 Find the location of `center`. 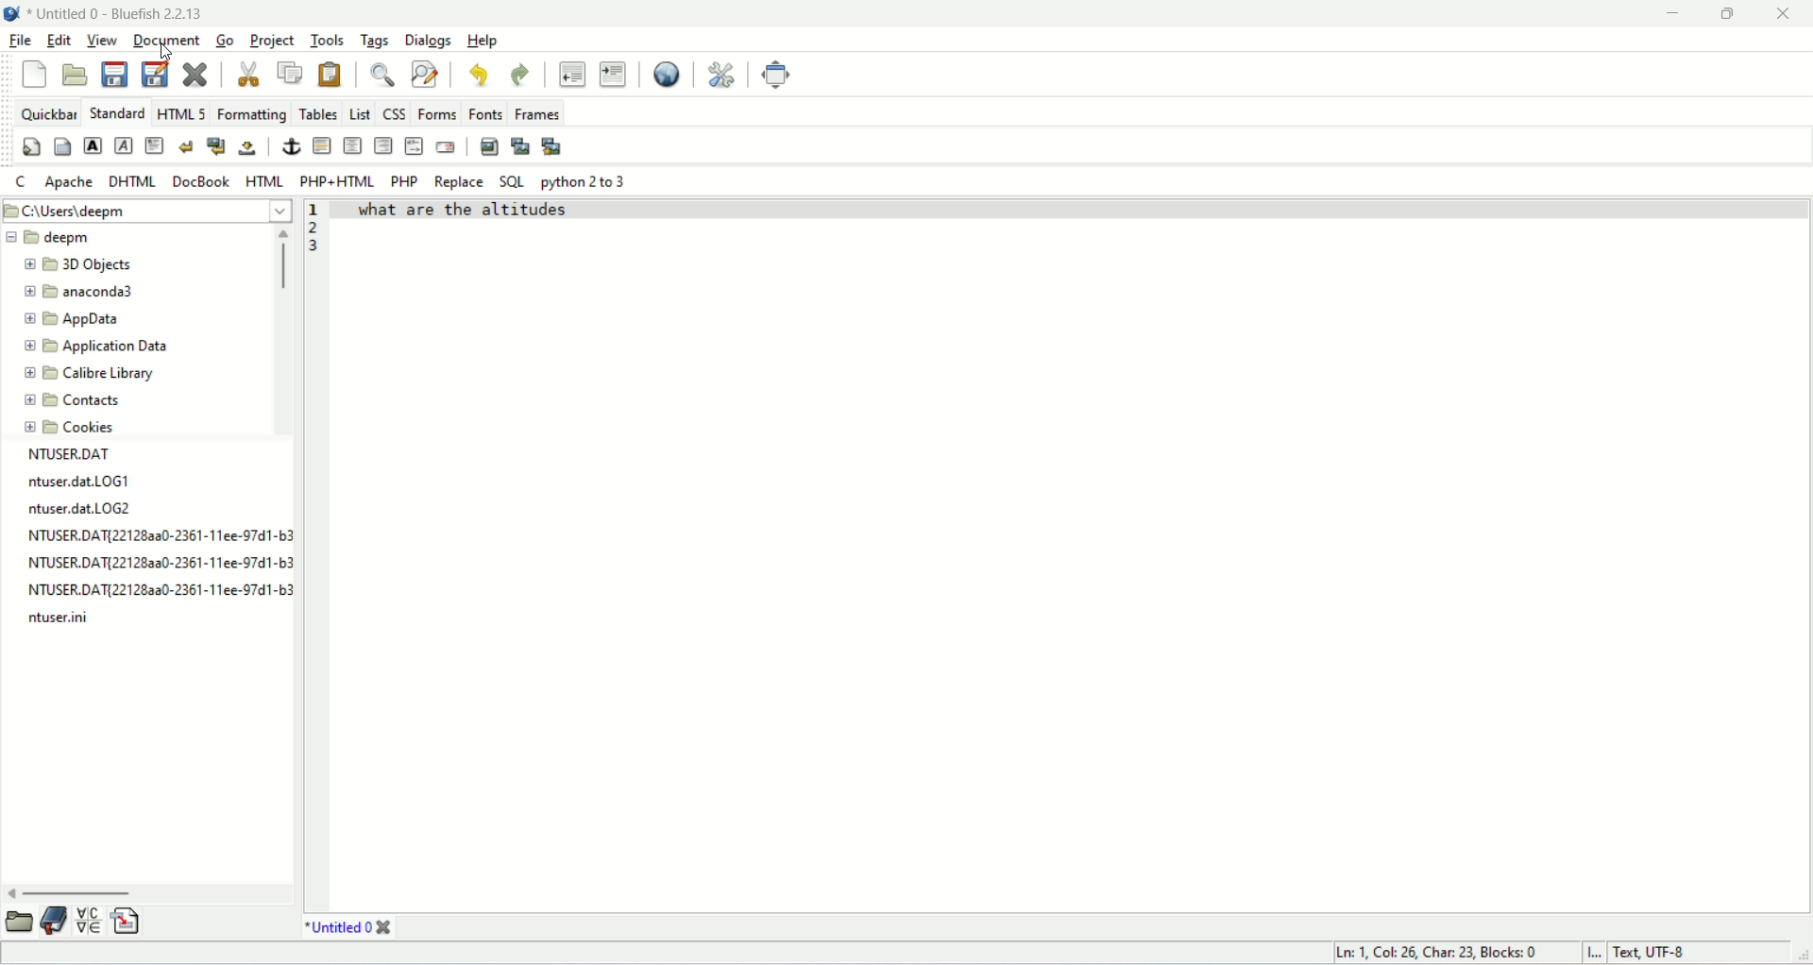

center is located at coordinates (353, 146).